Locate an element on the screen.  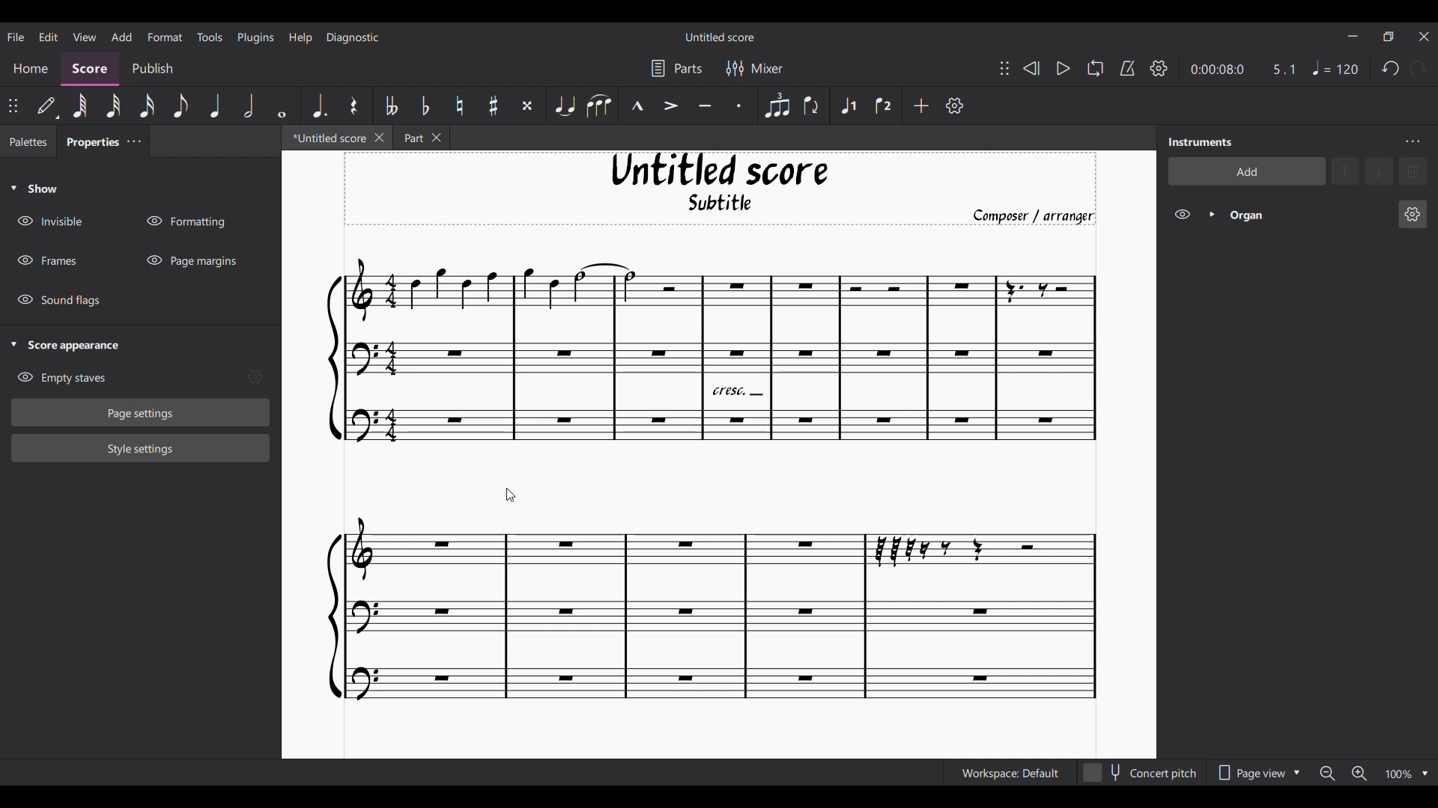
Hide Frames is located at coordinates (47, 260).